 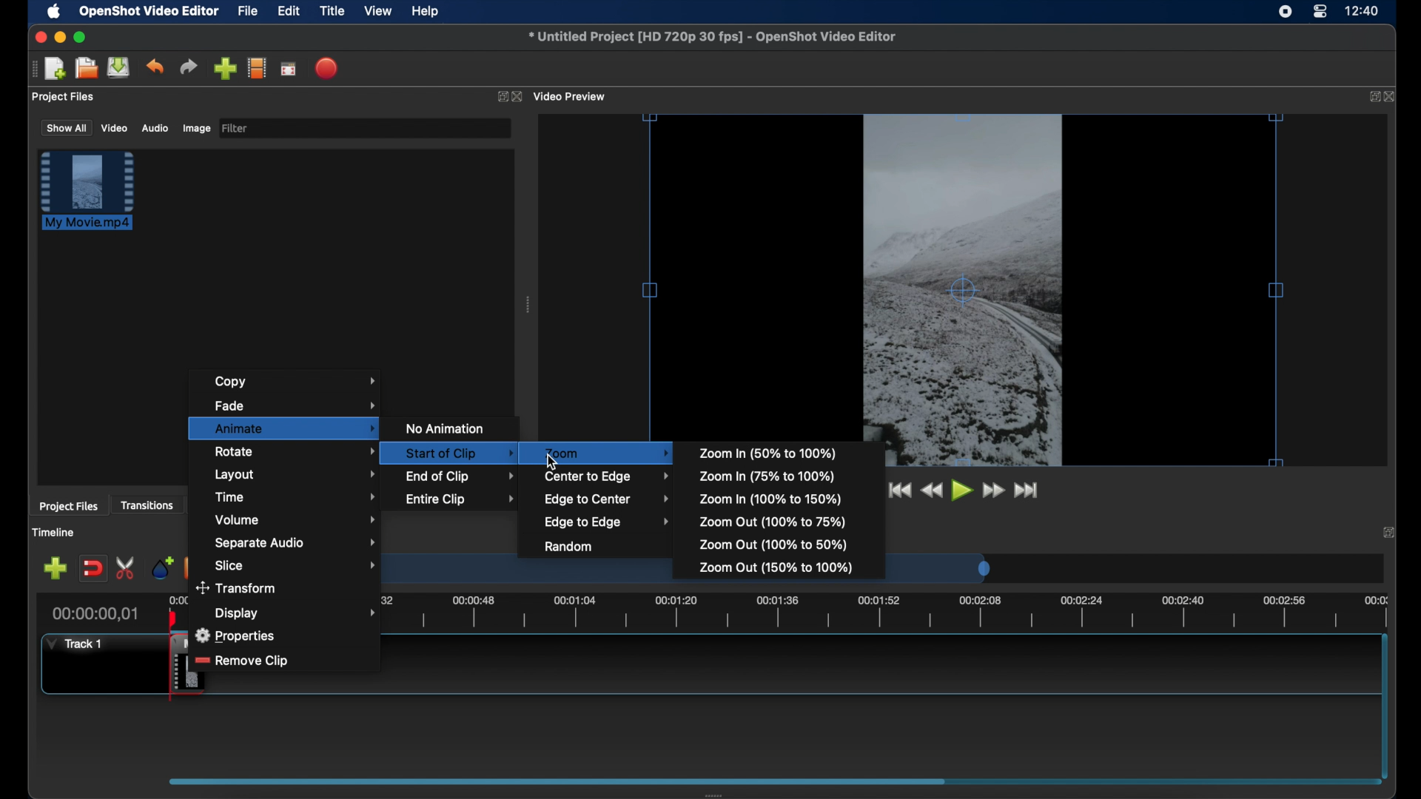 What do you see at coordinates (447, 428) in the screenshot?
I see `no animation` at bounding box center [447, 428].